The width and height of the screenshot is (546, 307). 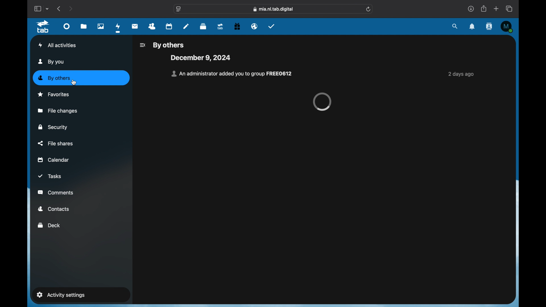 I want to click on security, so click(x=53, y=127).